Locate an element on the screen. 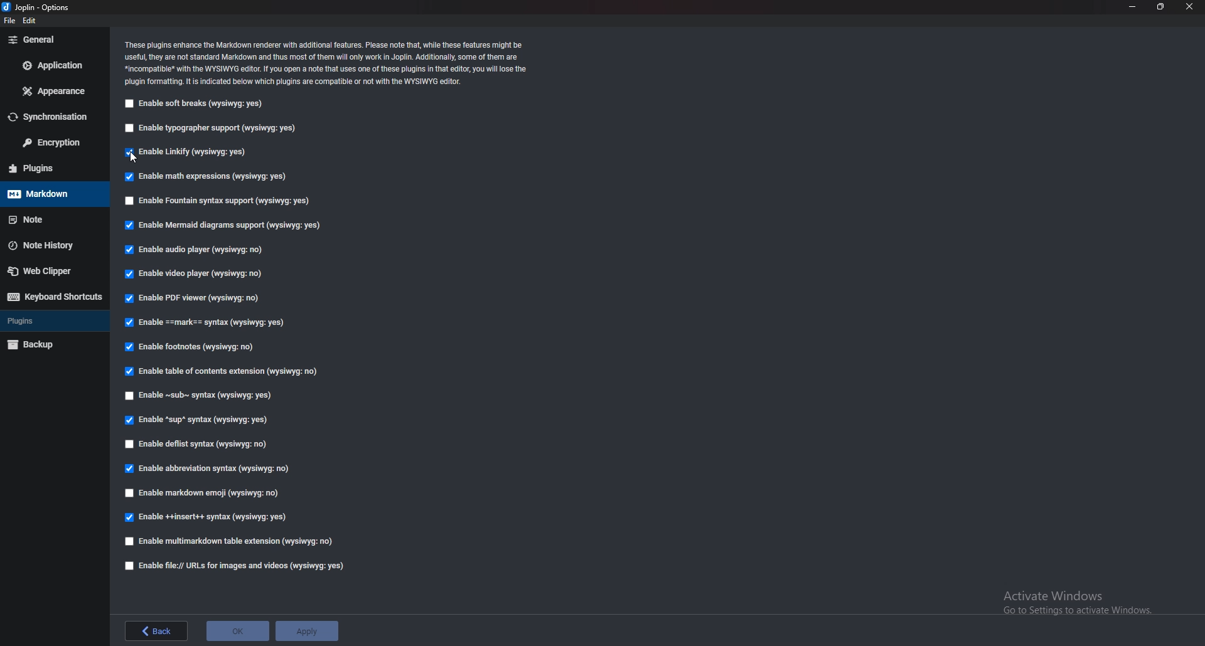  Enable table of contents is located at coordinates (220, 371).